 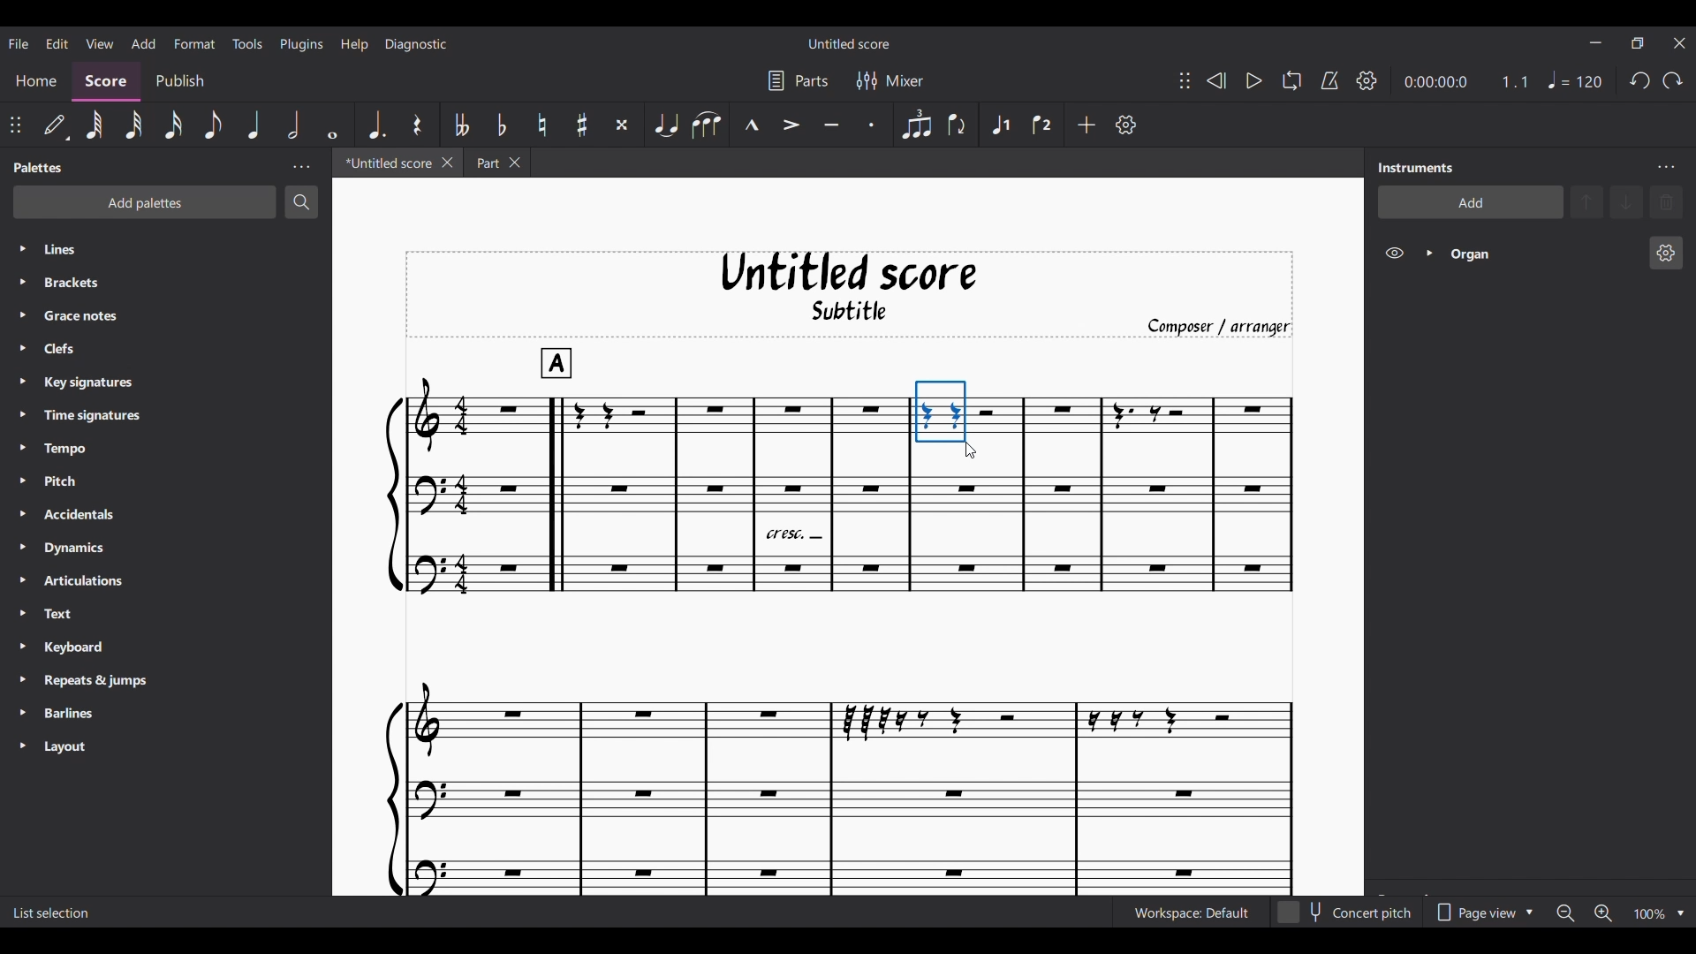 What do you see at coordinates (448, 162) in the screenshot?
I see `Close current tab` at bounding box center [448, 162].